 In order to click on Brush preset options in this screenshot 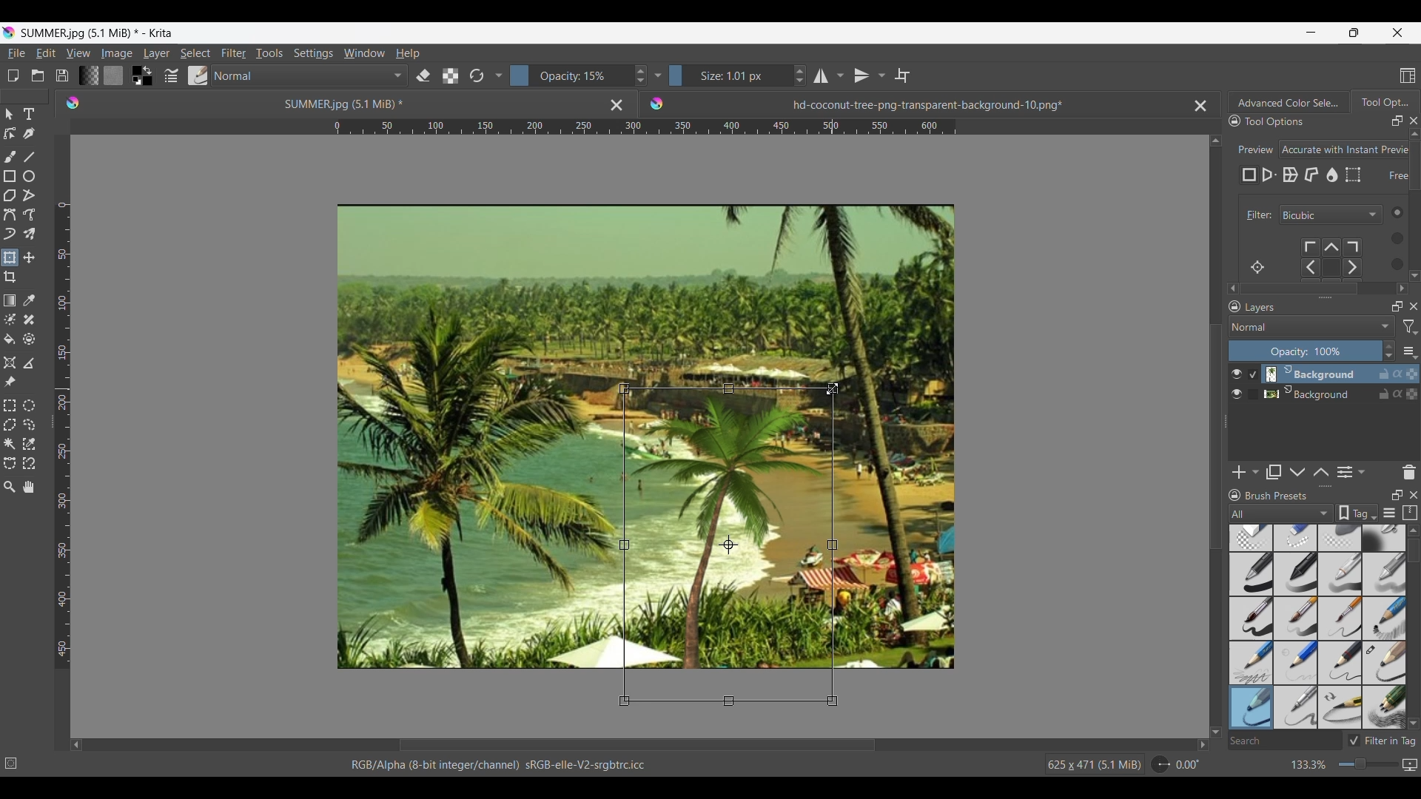, I will do `click(1234, 513)`.